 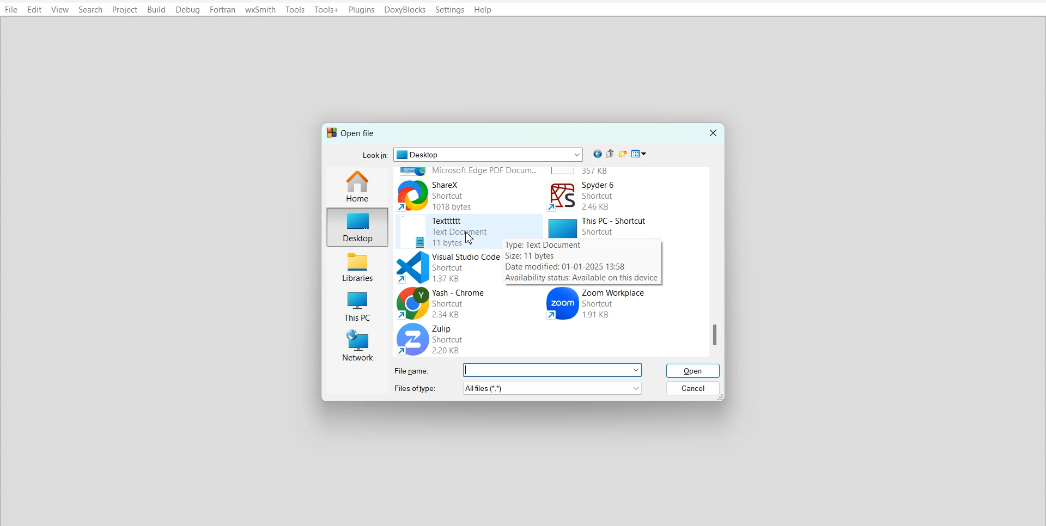 What do you see at coordinates (222, 10) in the screenshot?
I see `Fortran` at bounding box center [222, 10].